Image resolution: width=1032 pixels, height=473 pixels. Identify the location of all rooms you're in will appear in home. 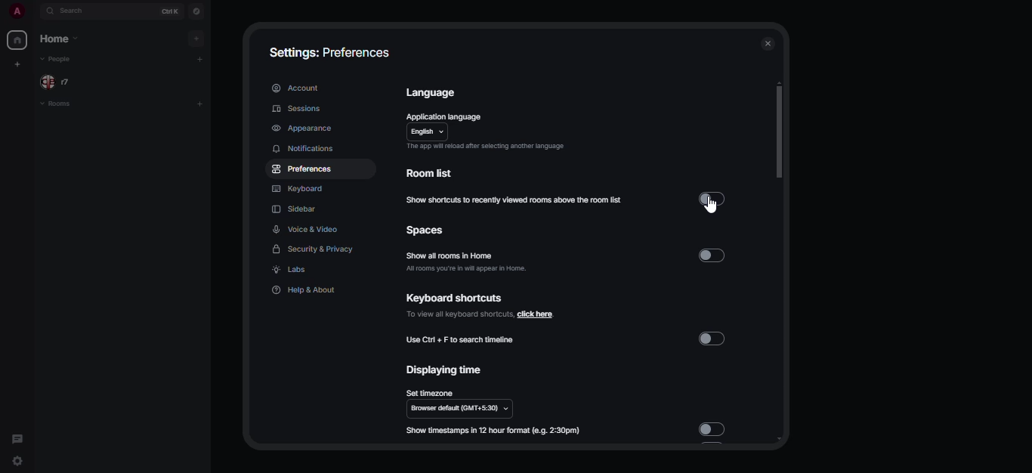
(473, 270).